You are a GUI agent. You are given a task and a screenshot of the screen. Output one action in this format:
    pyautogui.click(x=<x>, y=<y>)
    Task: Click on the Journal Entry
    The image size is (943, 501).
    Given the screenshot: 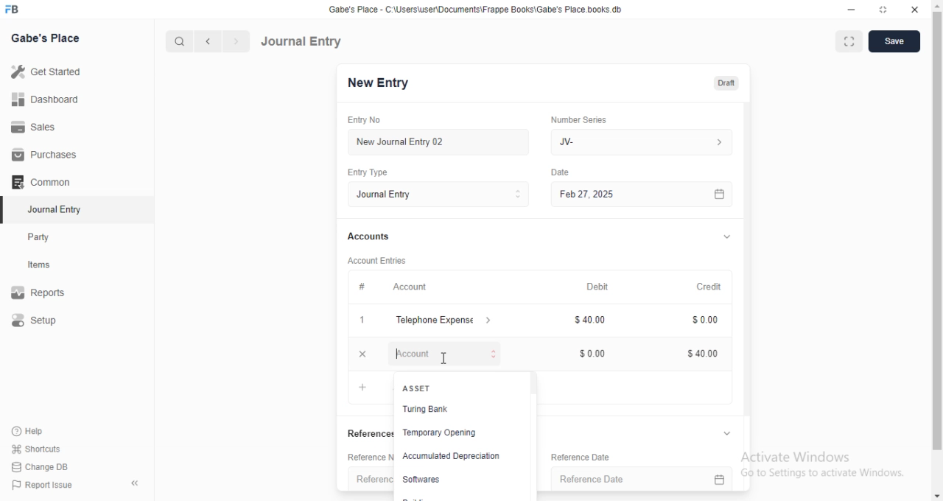 What is the action you would take?
    pyautogui.click(x=304, y=41)
    